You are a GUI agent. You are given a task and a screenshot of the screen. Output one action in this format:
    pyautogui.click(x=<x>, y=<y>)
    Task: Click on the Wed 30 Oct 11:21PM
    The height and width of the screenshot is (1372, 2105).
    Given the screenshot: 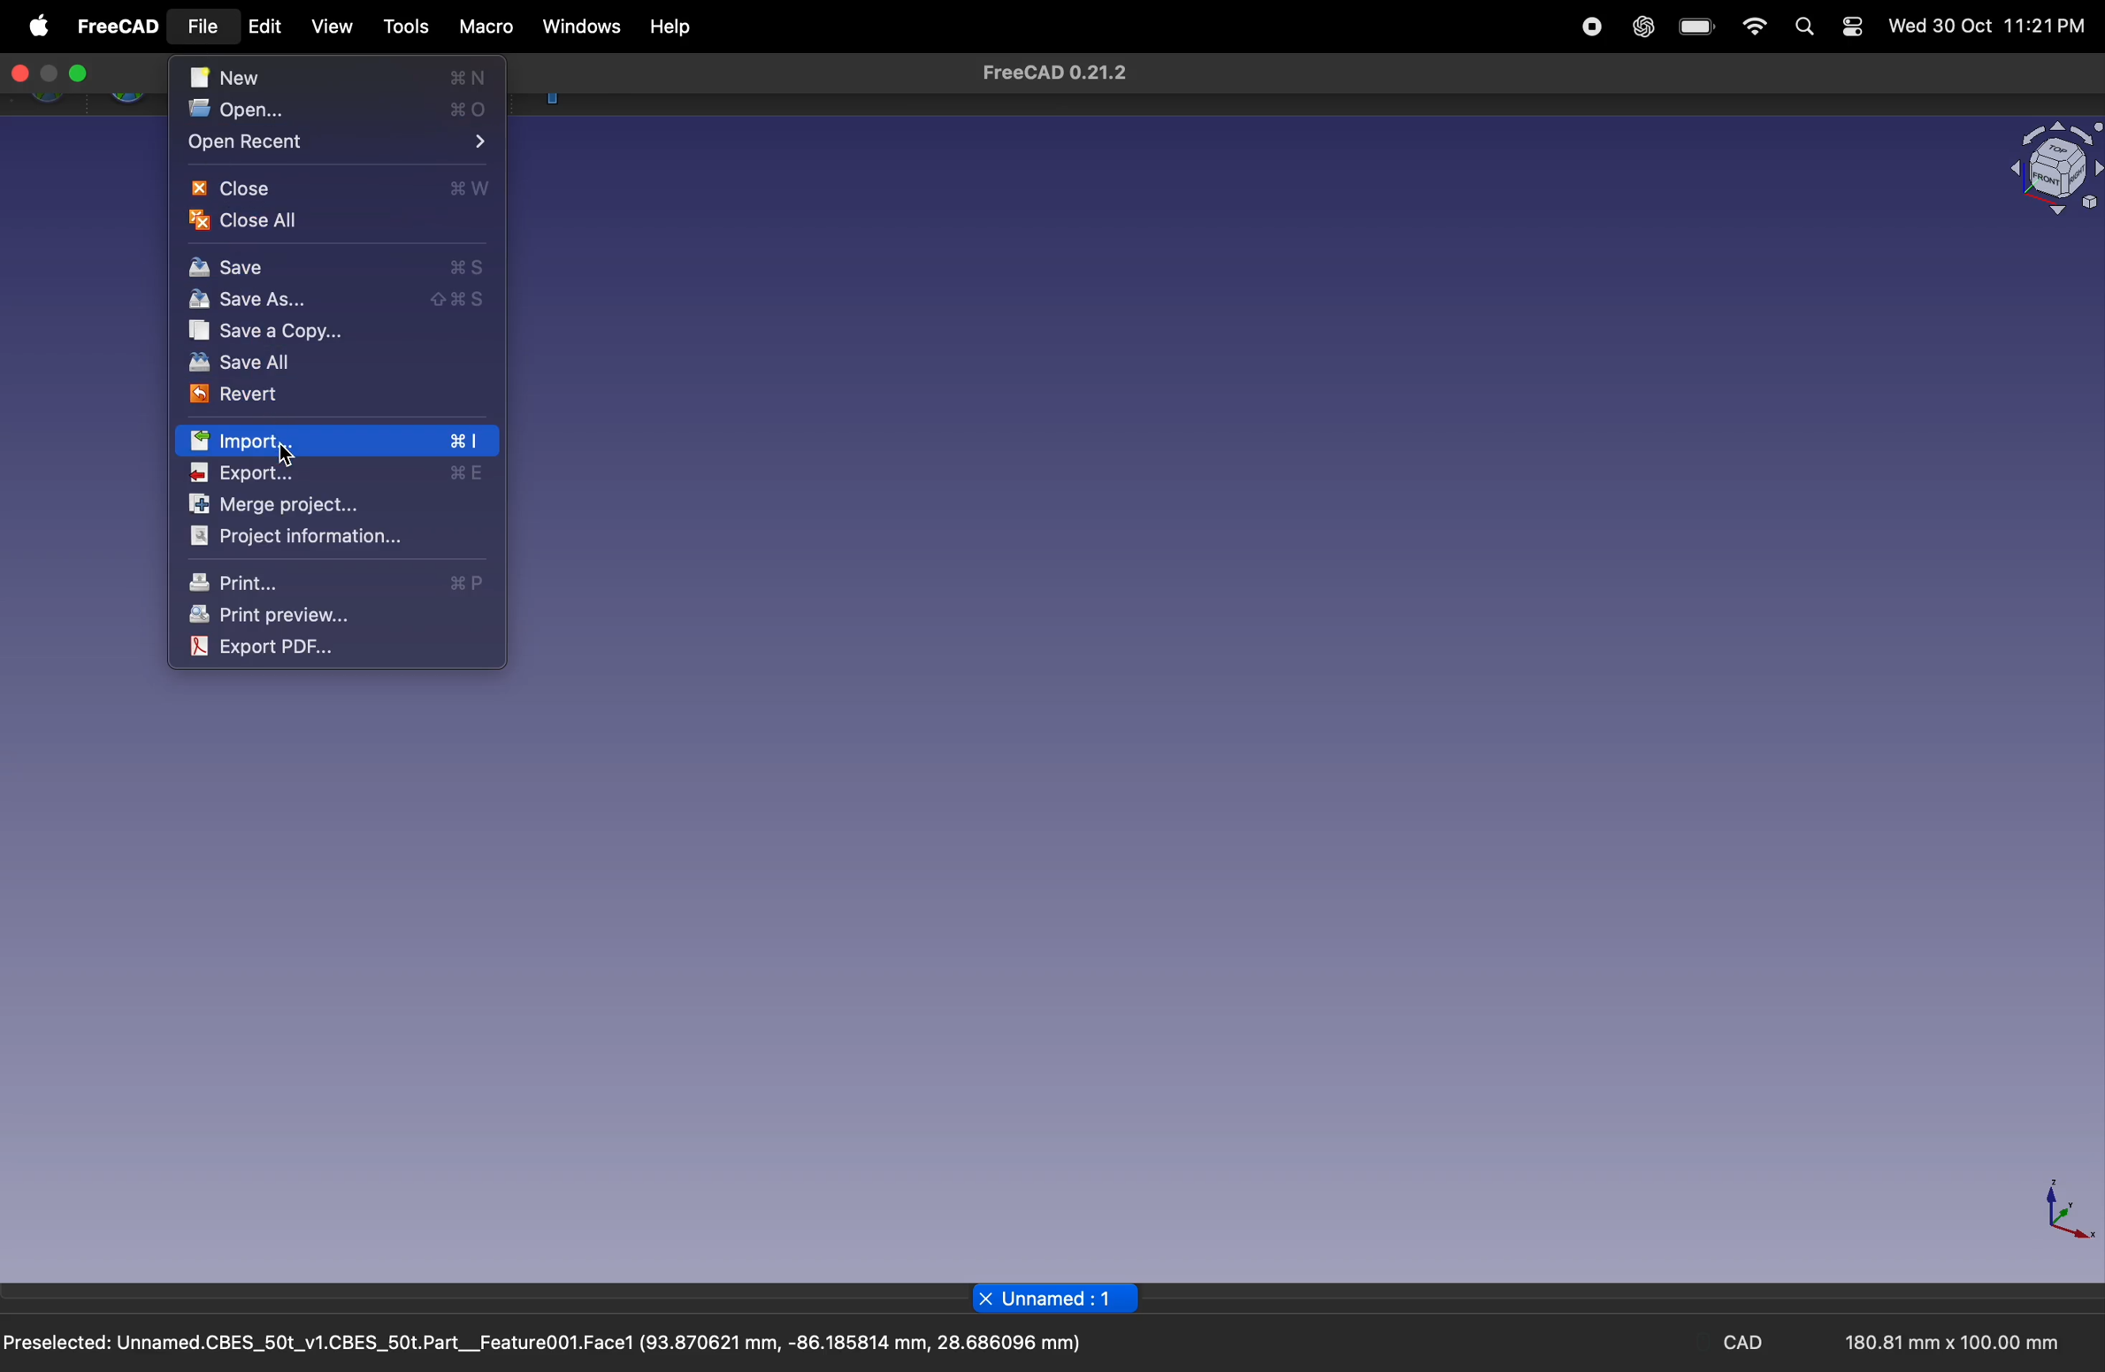 What is the action you would take?
    pyautogui.click(x=1987, y=27)
    